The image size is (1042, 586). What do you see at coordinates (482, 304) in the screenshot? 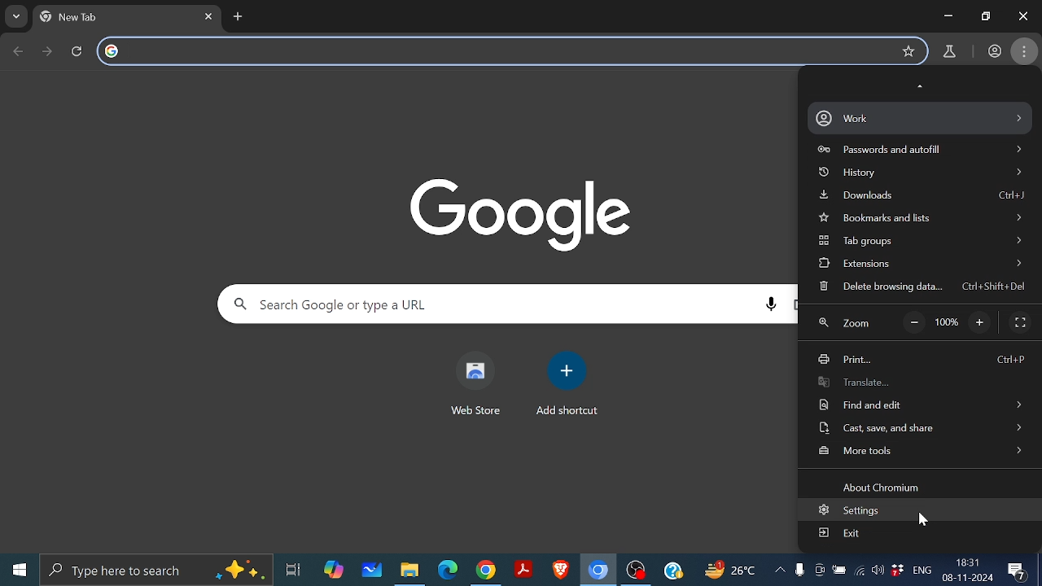
I see `Search google or type a url` at bounding box center [482, 304].